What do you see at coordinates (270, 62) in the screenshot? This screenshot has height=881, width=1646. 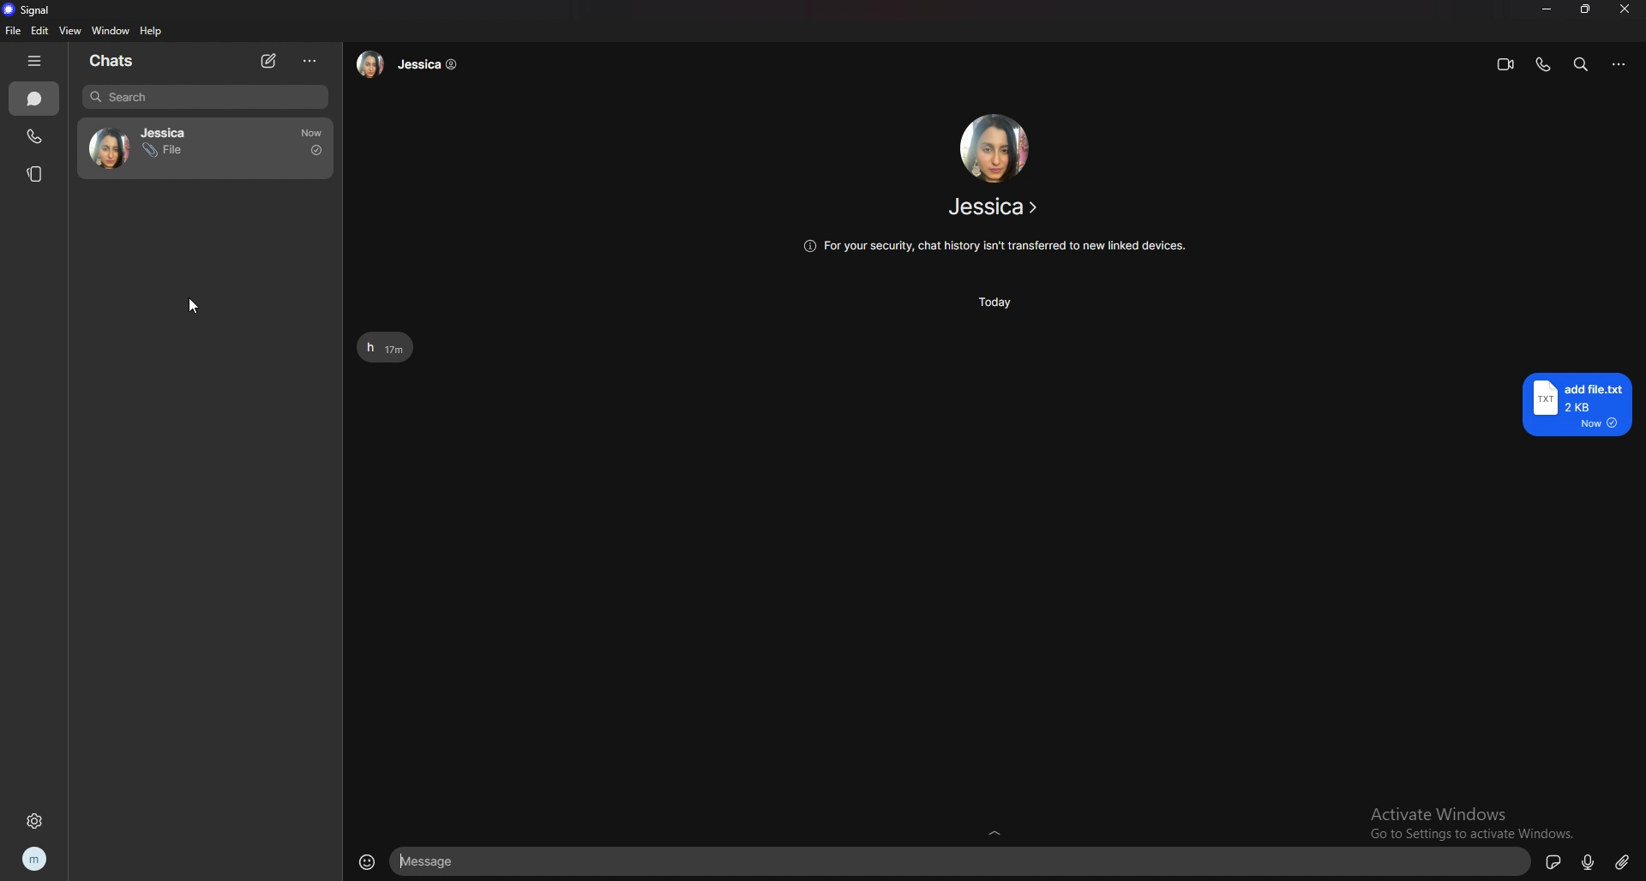 I see `new chat` at bounding box center [270, 62].